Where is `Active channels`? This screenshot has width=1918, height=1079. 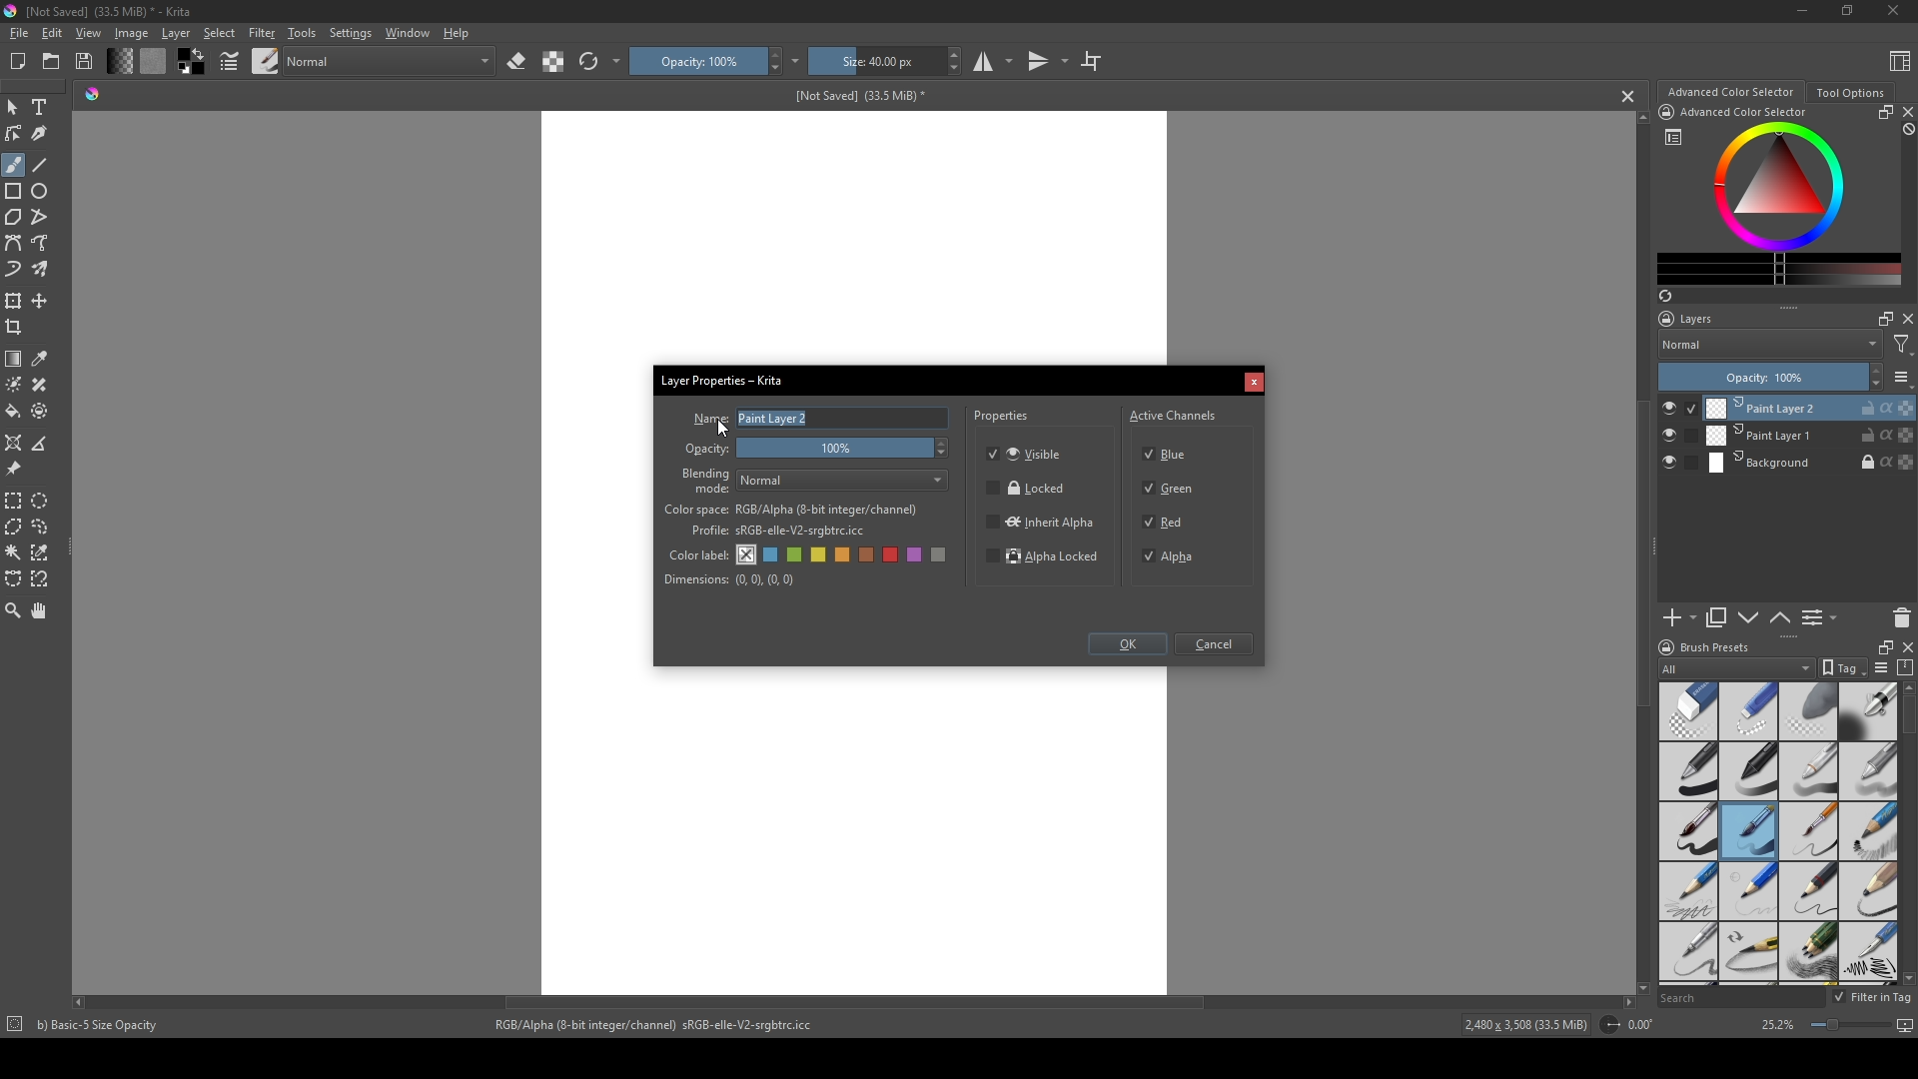
Active channels is located at coordinates (1174, 413).